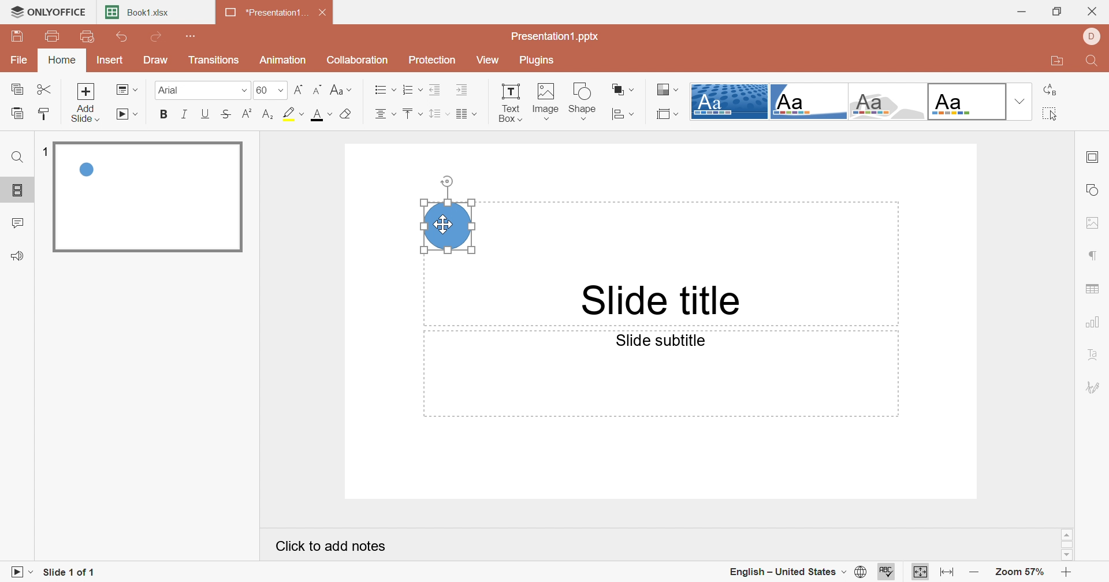  Describe the element at coordinates (555, 35) in the screenshot. I see `Presentation.pptx` at that location.